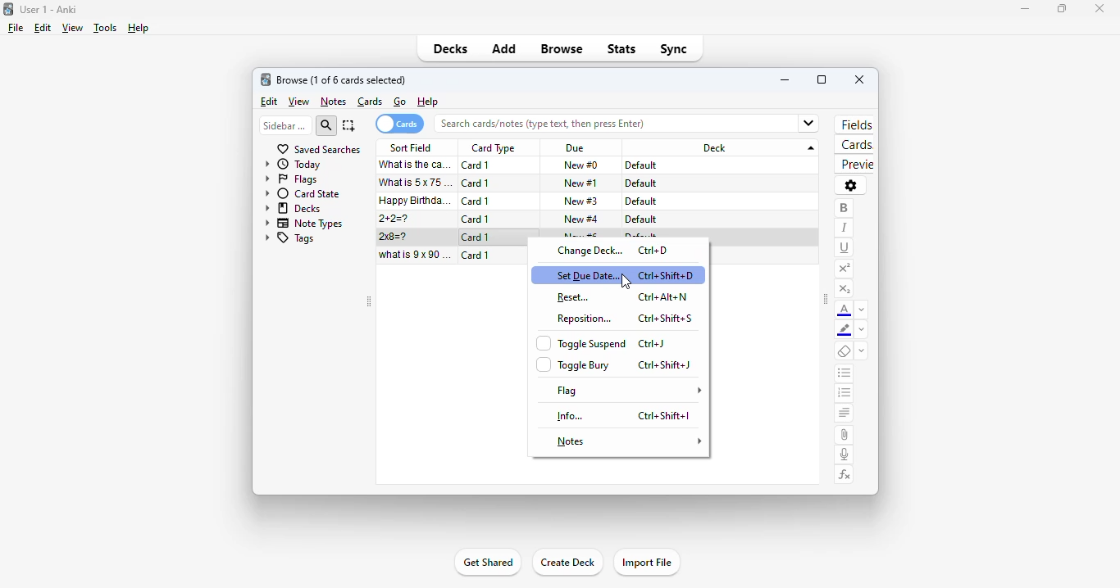 This screenshot has width=1120, height=588. What do you see at coordinates (854, 146) in the screenshot?
I see `cards` at bounding box center [854, 146].